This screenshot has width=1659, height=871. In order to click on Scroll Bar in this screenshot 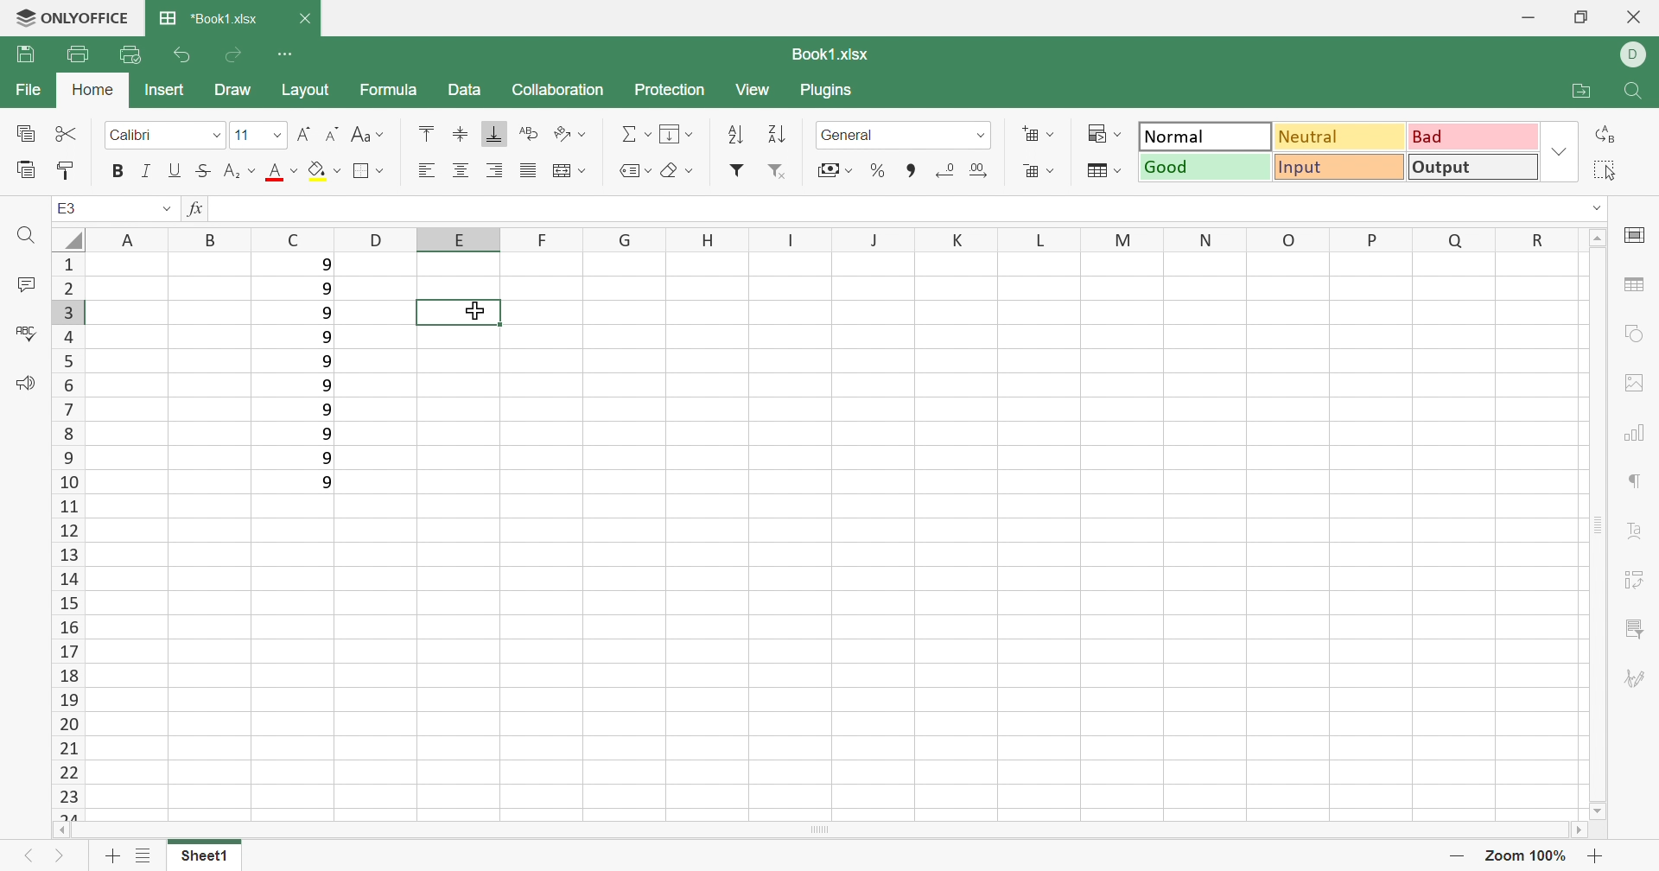, I will do `click(1601, 525)`.